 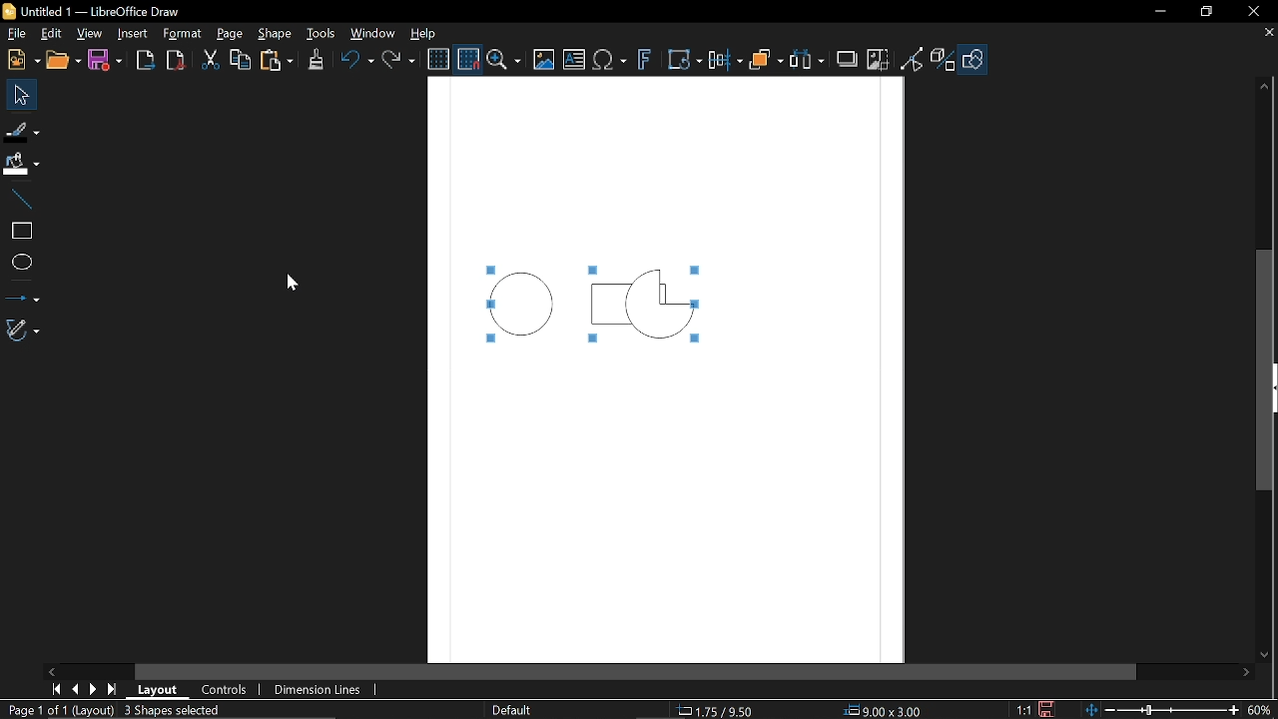 I want to click on 9.00x3.00 (object Size), so click(x=889, y=710).